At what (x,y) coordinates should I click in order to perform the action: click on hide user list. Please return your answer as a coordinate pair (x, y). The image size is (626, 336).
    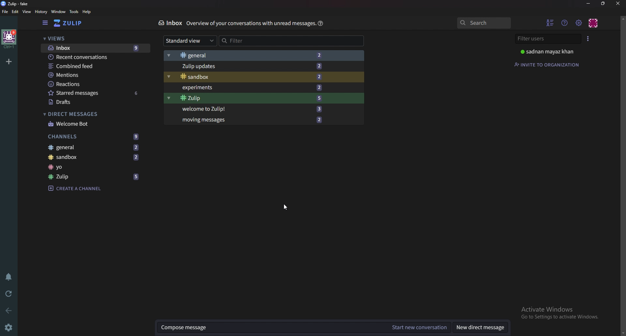
    Looking at the image, I should click on (551, 23).